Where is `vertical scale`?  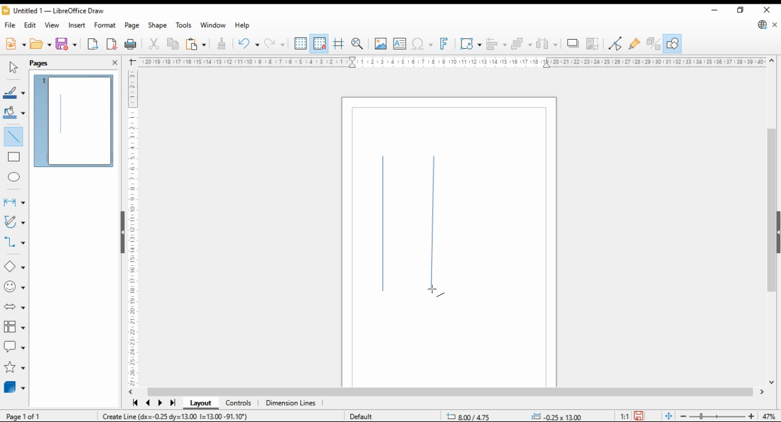 vertical scale is located at coordinates (134, 225).